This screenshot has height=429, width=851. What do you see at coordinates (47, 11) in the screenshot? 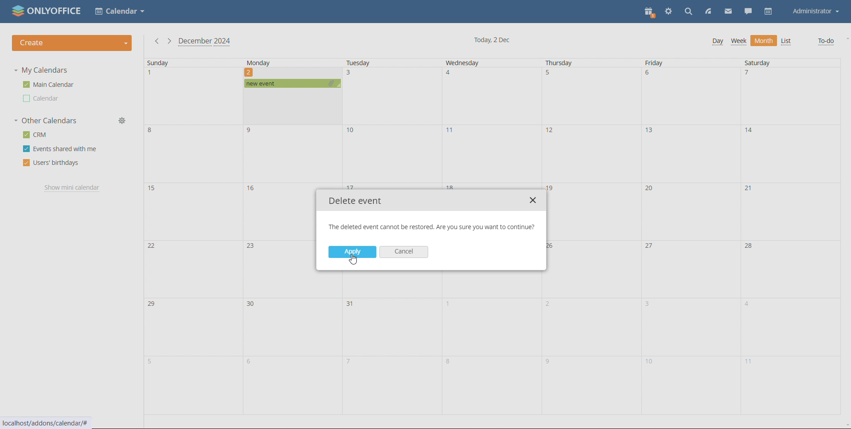
I see `ONLYOFFICE` at bounding box center [47, 11].